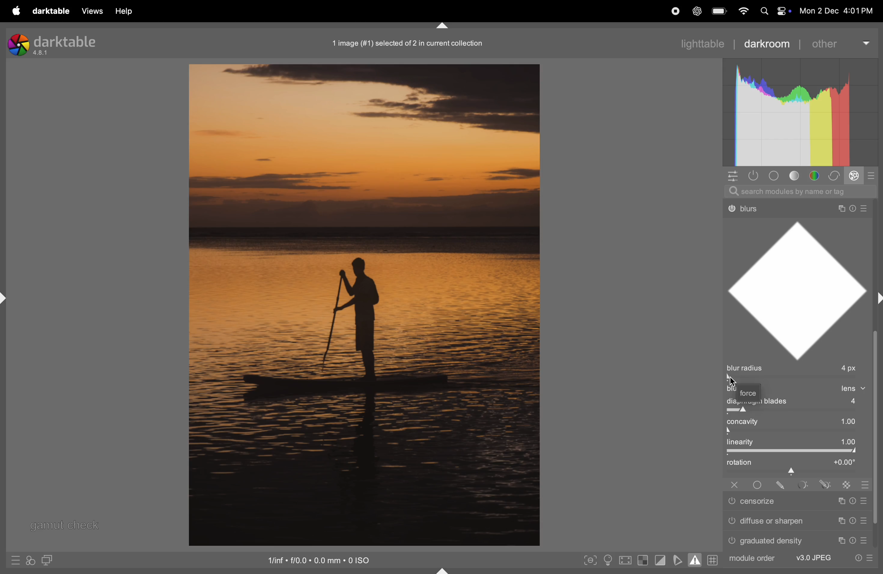 The height and width of the screenshot is (574, 883). I want to click on chatgpt, so click(697, 10).